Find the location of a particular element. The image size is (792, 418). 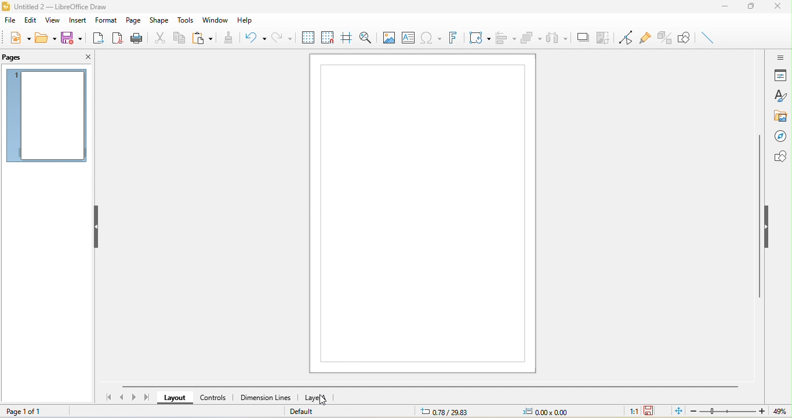

page 1 is located at coordinates (45, 116).